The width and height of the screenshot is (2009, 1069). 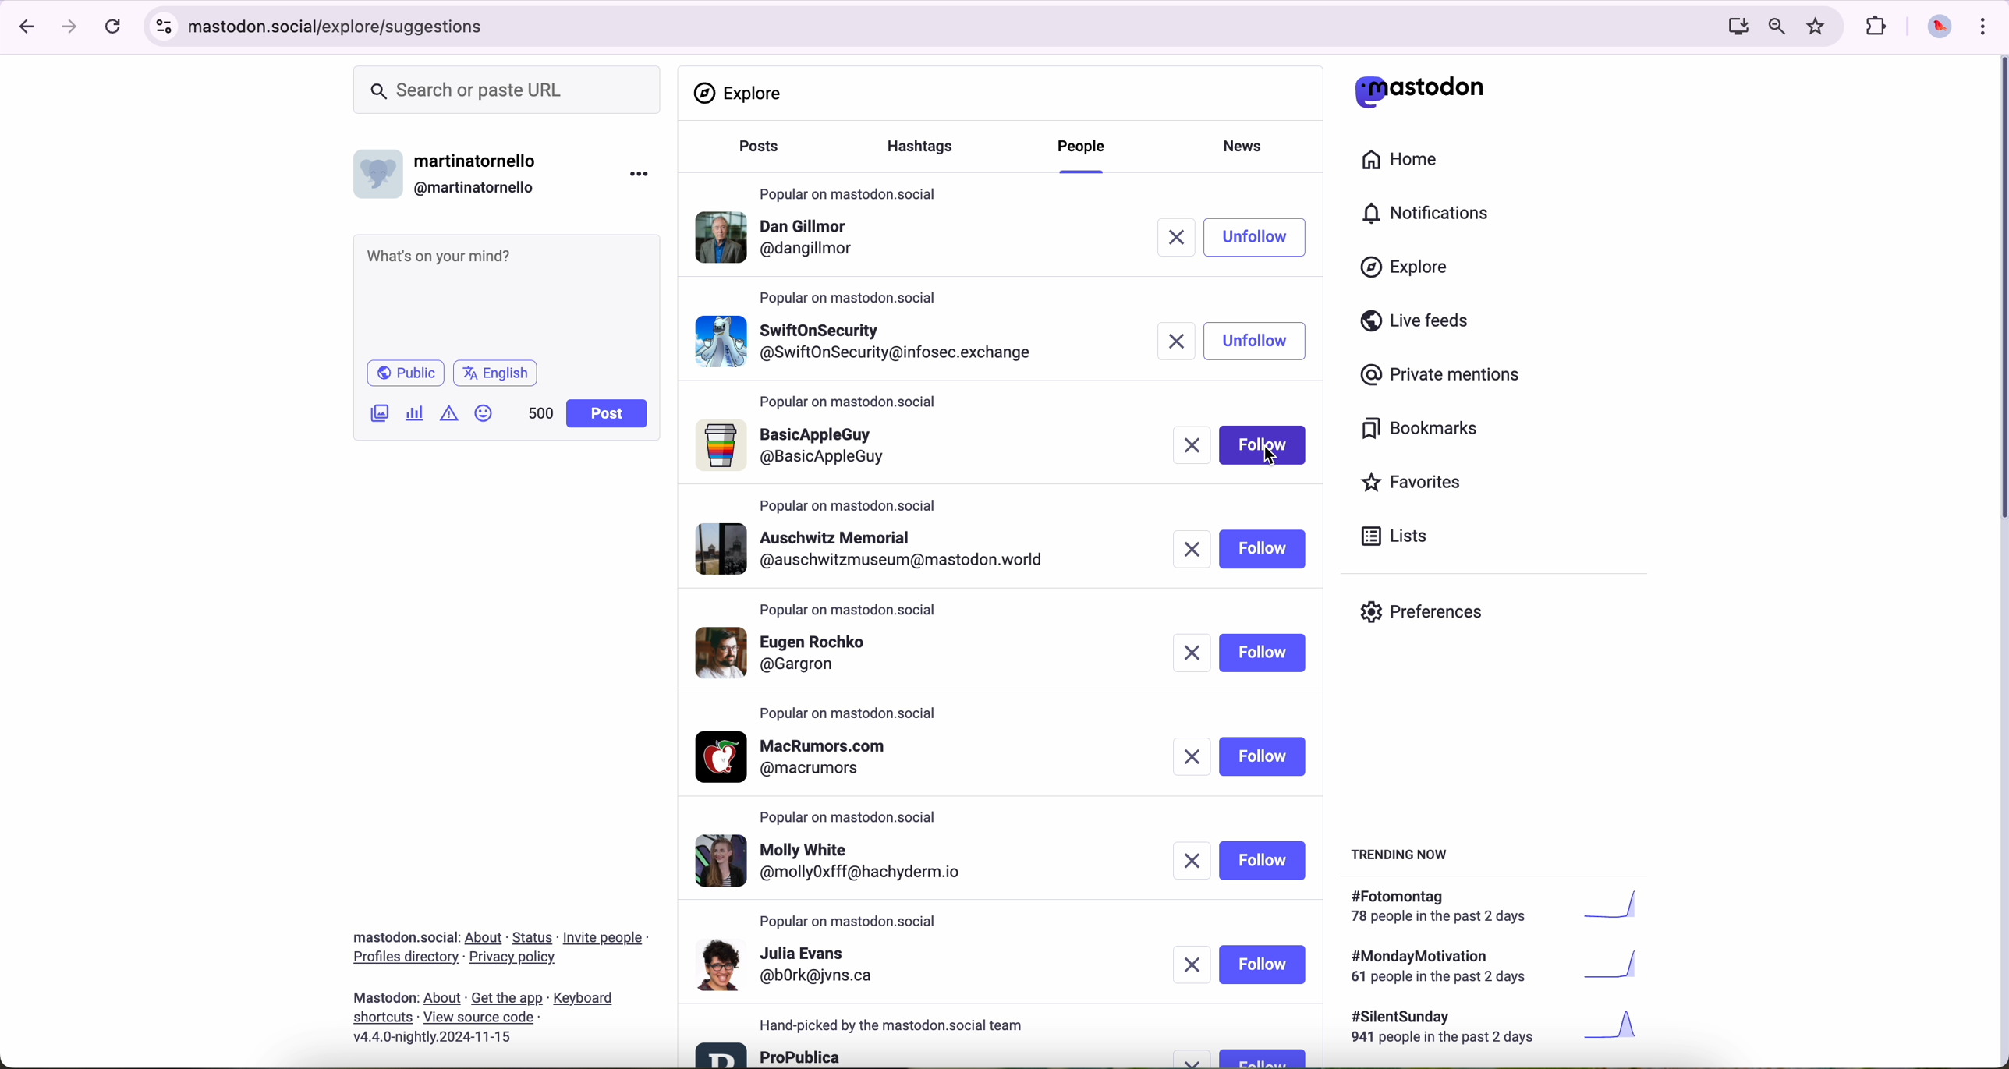 What do you see at coordinates (849, 190) in the screenshot?
I see `popular on mastodon.social` at bounding box center [849, 190].